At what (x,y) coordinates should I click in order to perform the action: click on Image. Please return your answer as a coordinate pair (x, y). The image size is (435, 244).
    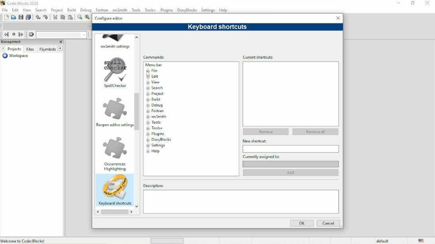
    Looking at the image, I should click on (115, 37).